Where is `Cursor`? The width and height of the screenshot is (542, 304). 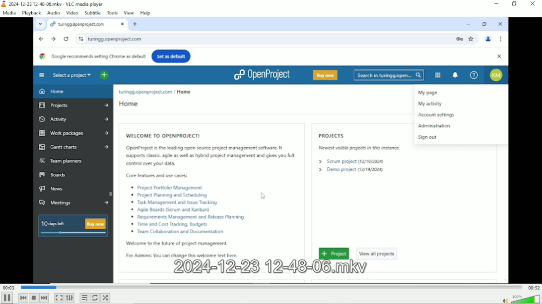 Cursor is located at coordinates (263, 197).